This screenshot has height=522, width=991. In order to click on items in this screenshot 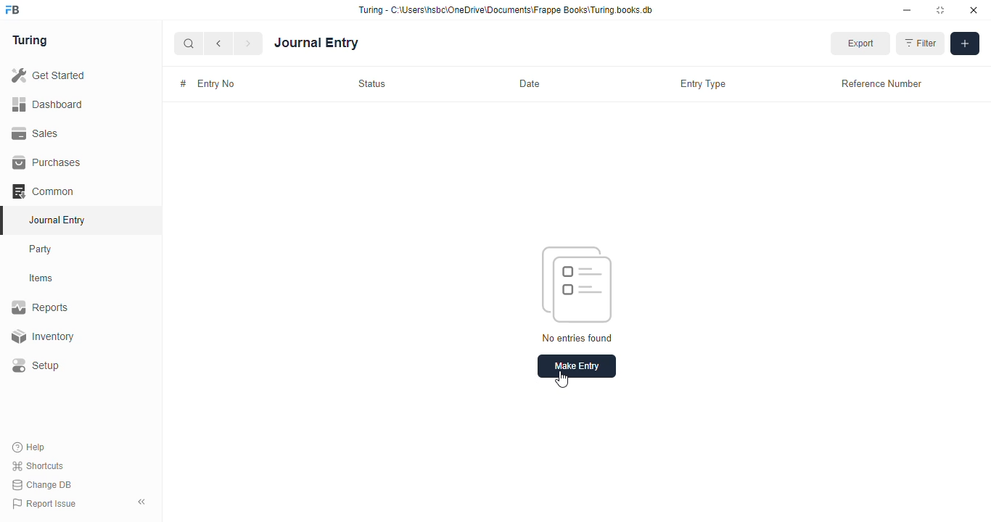, I will do `click(43, 278)`.